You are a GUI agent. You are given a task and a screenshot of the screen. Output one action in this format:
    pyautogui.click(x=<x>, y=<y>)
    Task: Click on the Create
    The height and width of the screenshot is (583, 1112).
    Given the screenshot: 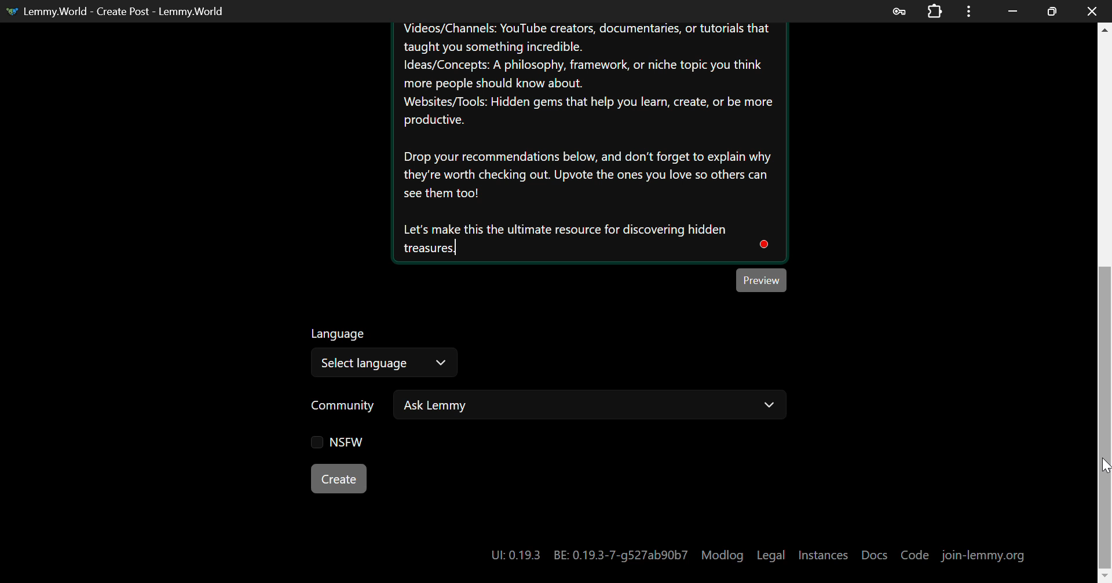 What is the action you would take?
    pyautogui.click(x=339, y=478)
    